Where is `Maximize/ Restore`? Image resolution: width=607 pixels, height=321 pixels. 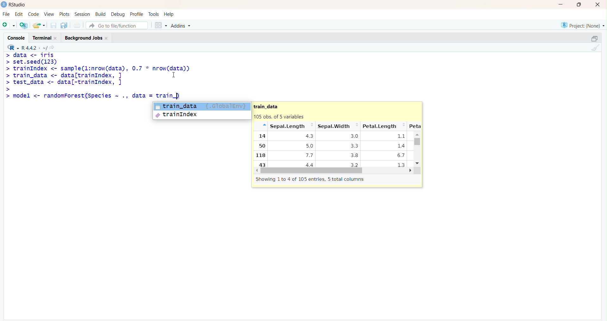 Maximize/ Restore is located at coordinates (593, 38).